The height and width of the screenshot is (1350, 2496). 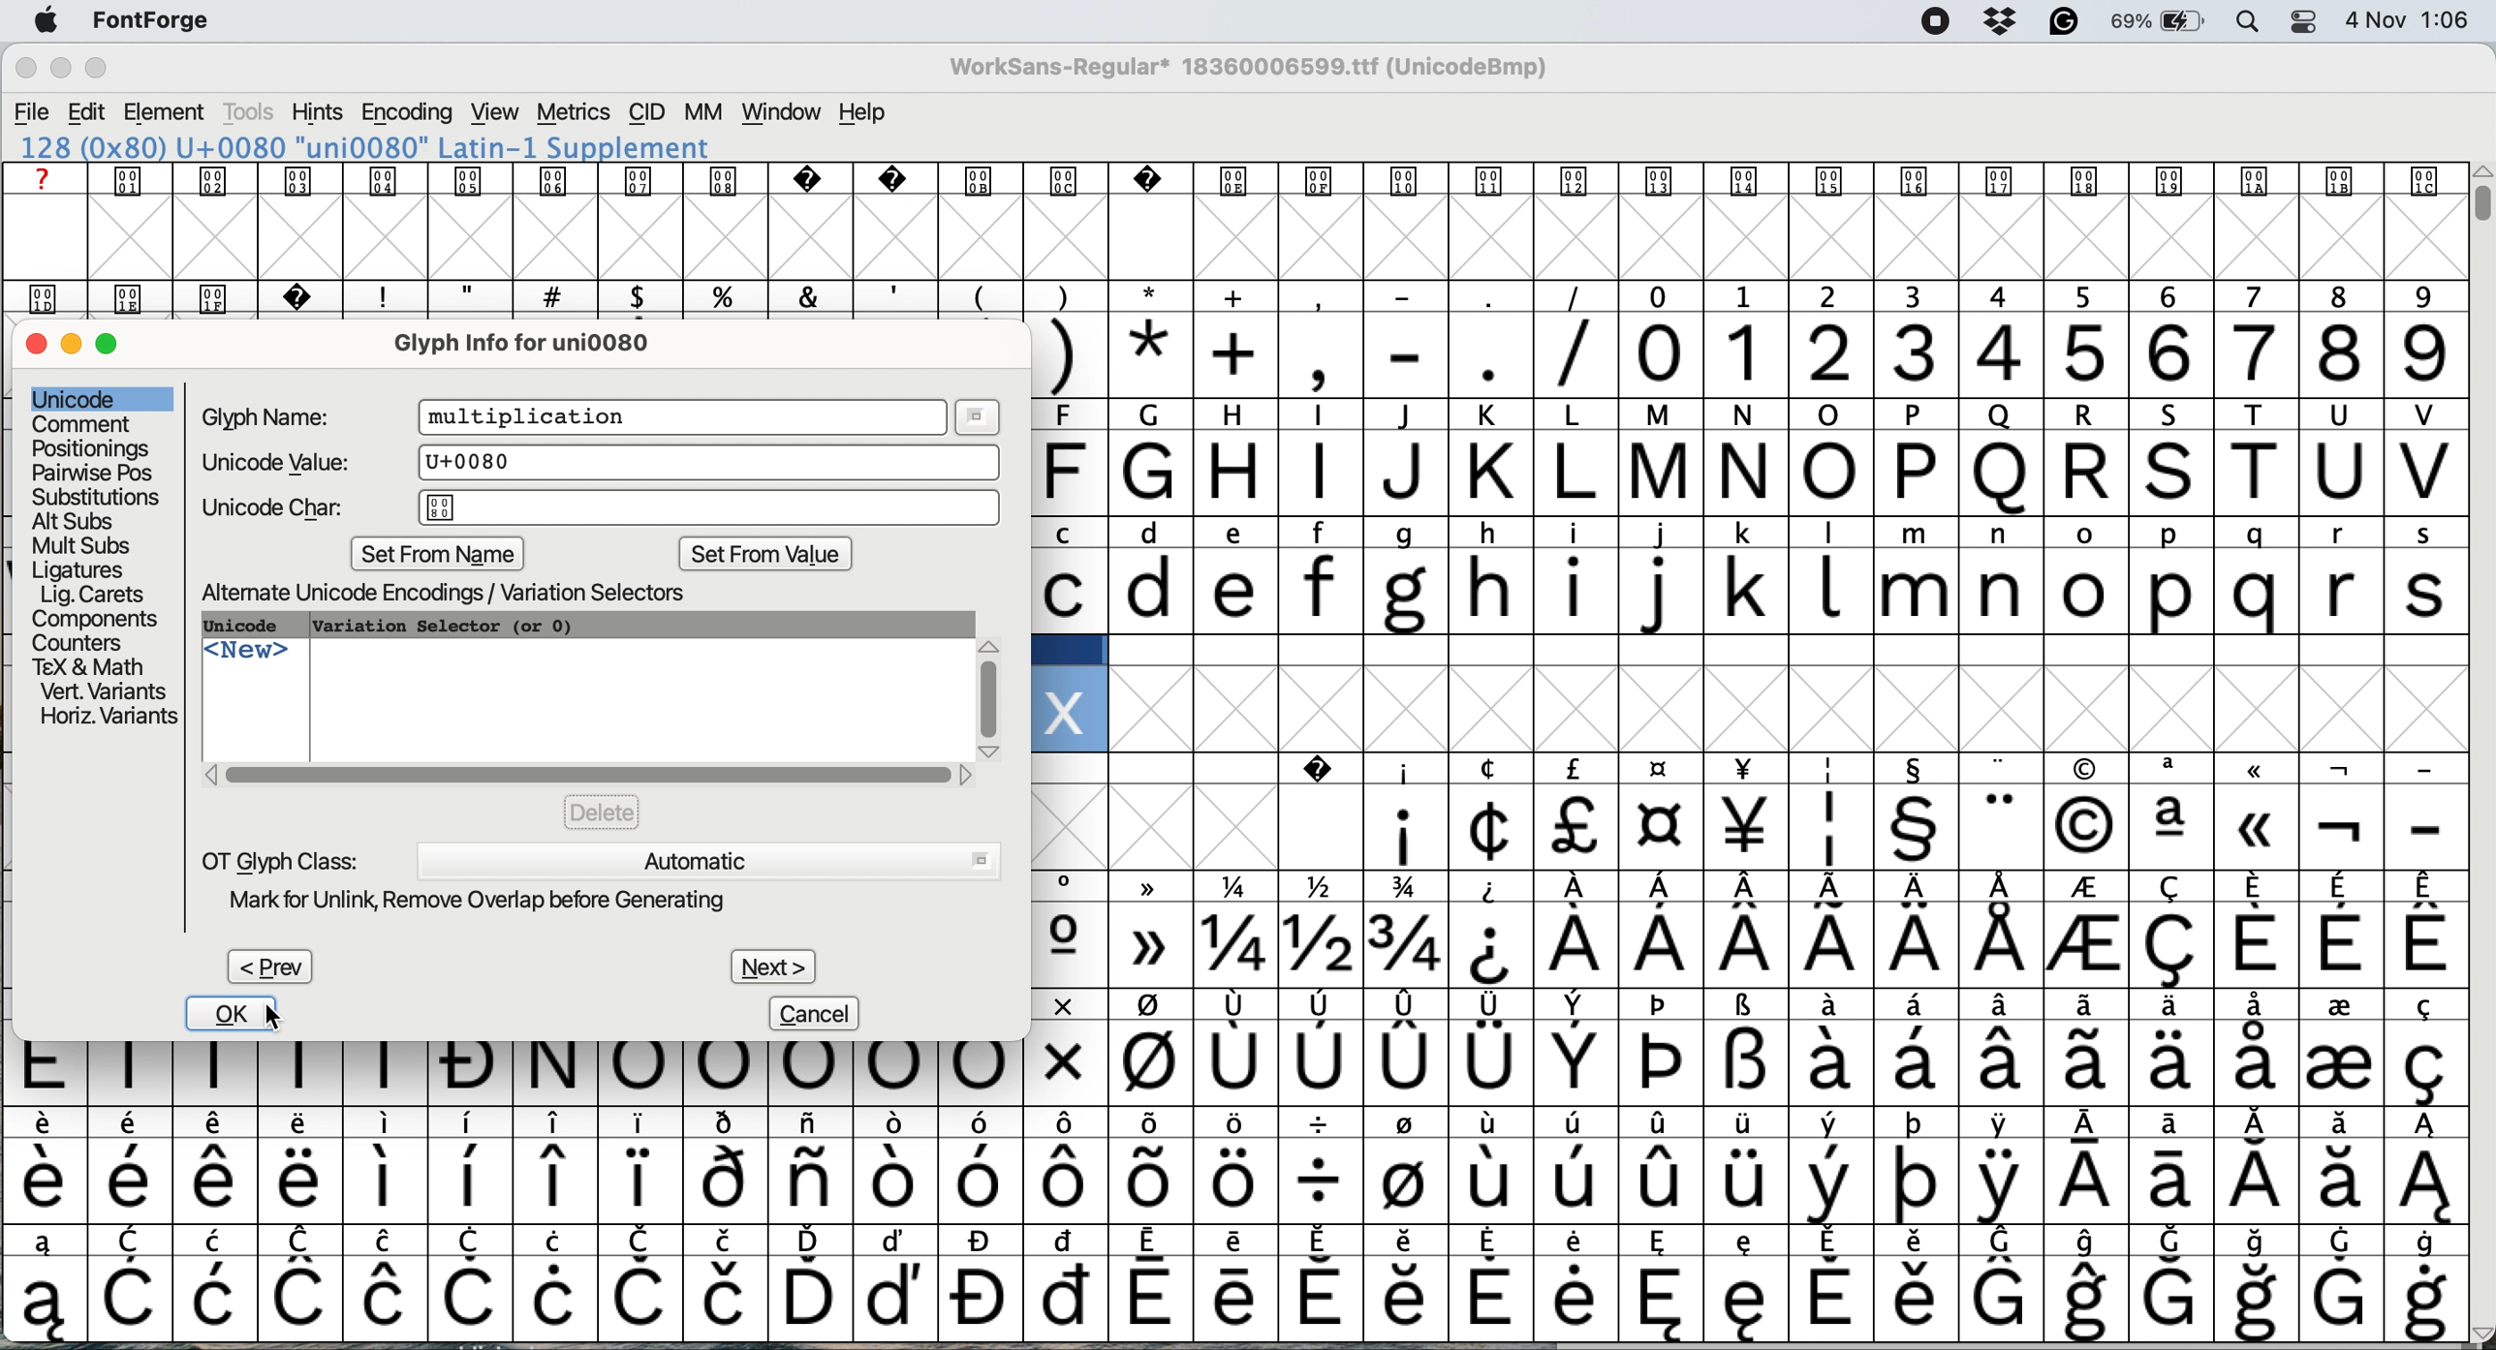 I want to click on counters, so click(x=82, y=640).